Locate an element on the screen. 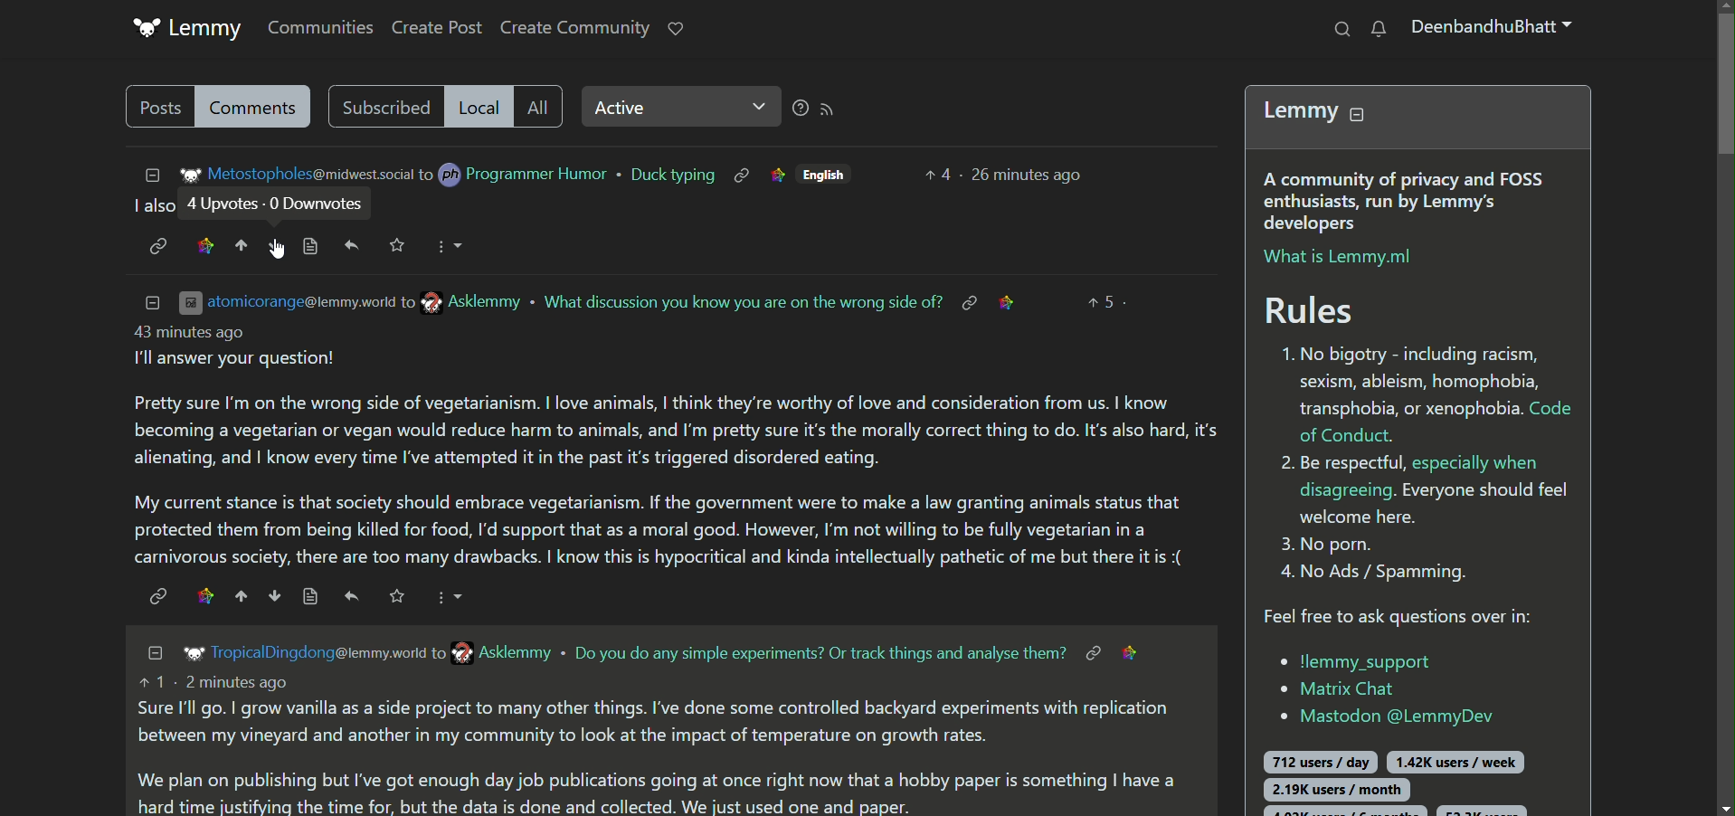 This screenshot has width=1735, height=816. matrix chat is located at coordinates (1338, 690).